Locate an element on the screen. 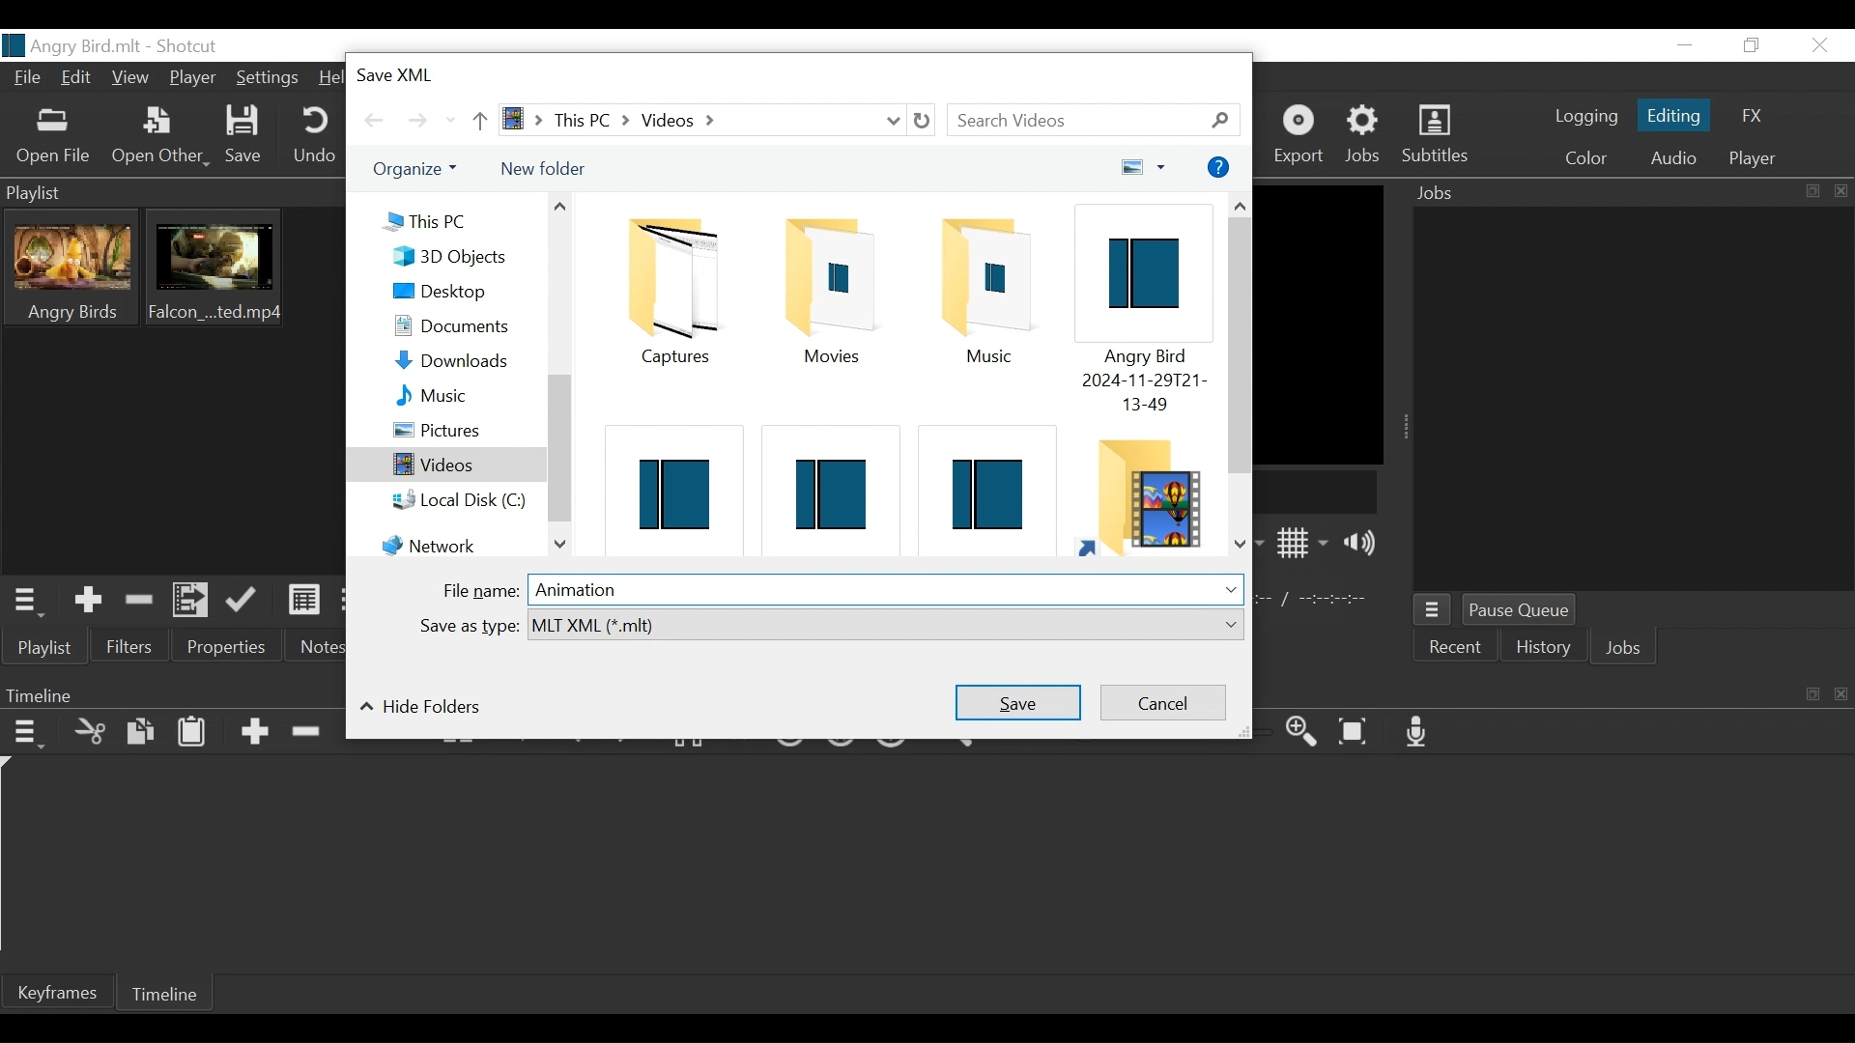 The image size is (1855, 1043). Zoom timeline to fit is located at coordinates (1359, 732).